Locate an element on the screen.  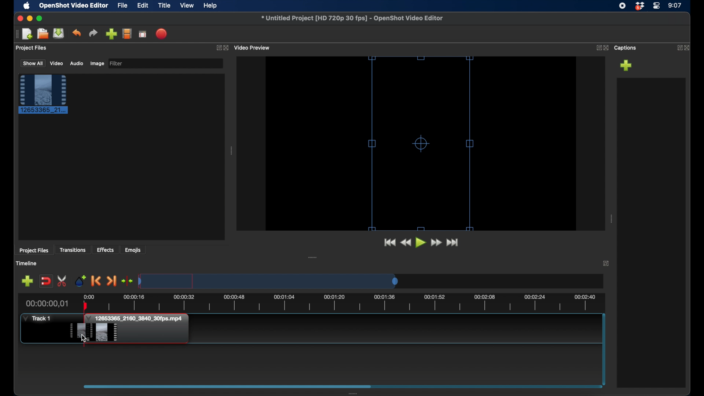
filter is located at coordinates (117, 63).